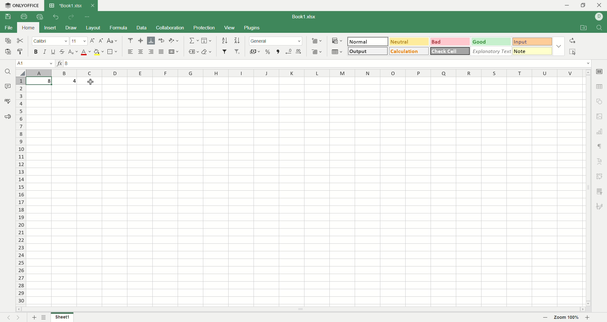  What do you see at coordinates (587, 187) in the screenshot?
I see `scroll bar` at bounding box center [587, 187].